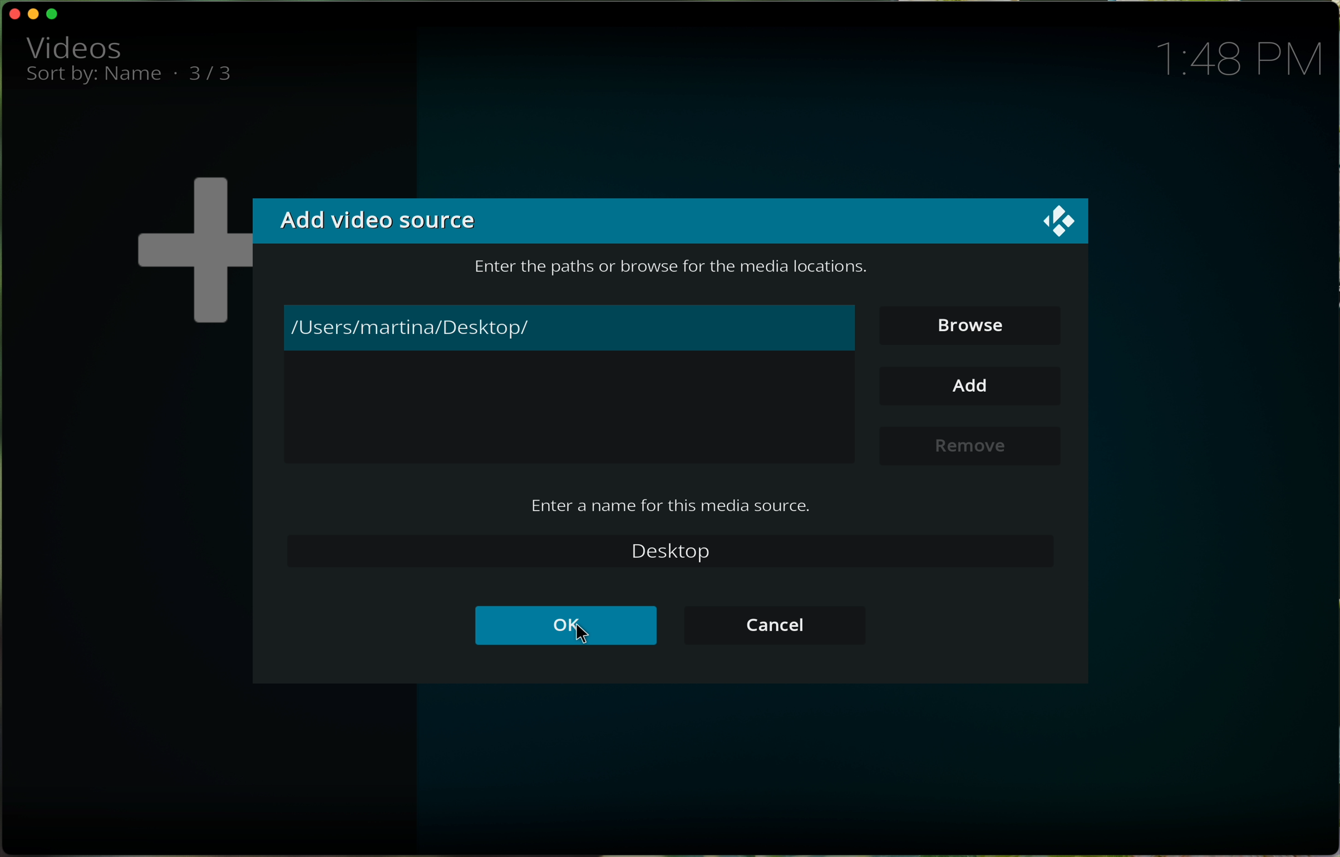  Describe the element at coordinates (1061, 224) in the screenshot. I see `logo` at that location.